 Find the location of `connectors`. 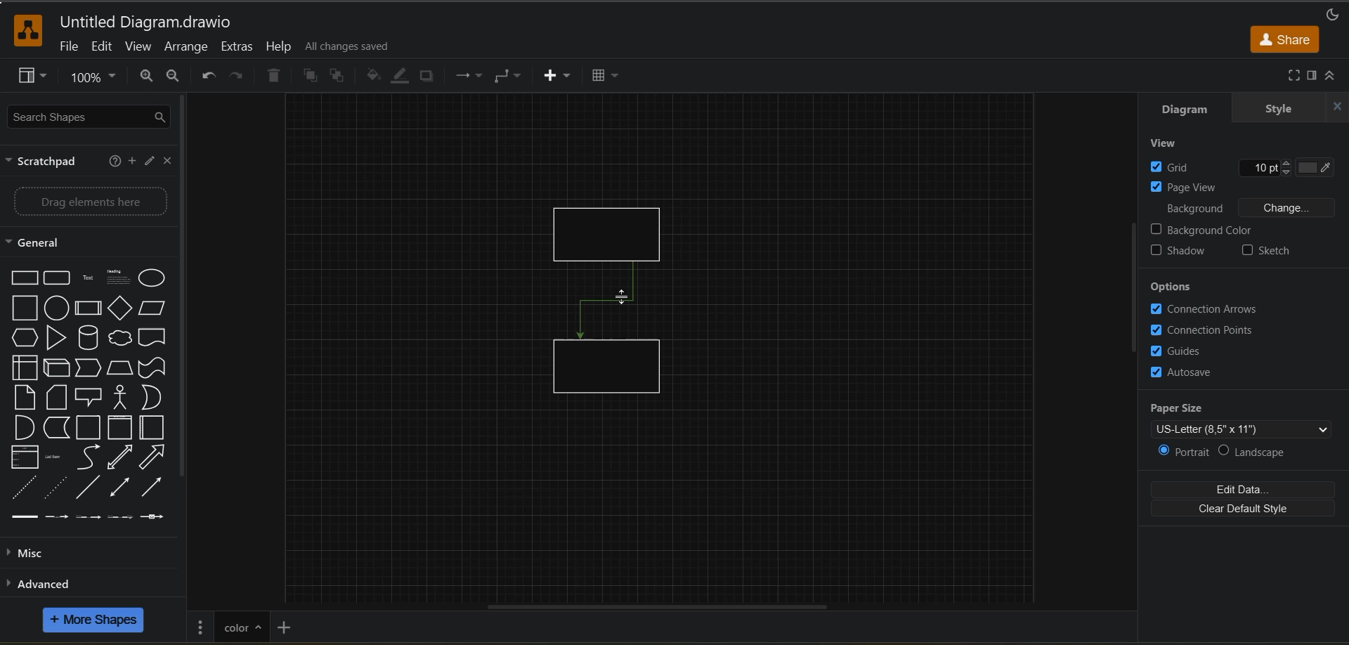

connectors is located at coordinates (509, 76).